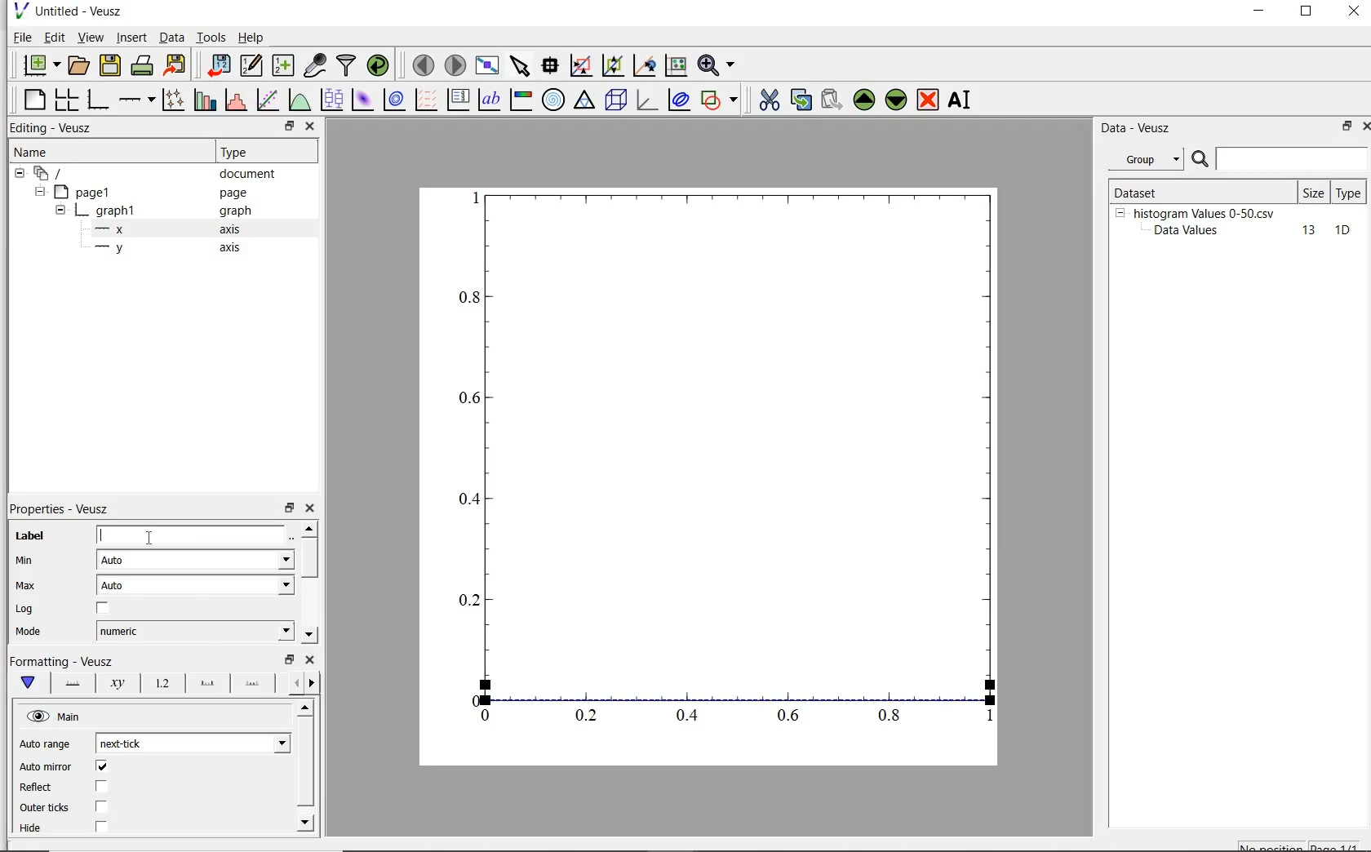 This screenshot has height=852, width=1371. What do you see at coordinates (59, 659) in the screenshot?
I see `|Formatting - Veusz` at bounding box center [59, 659].